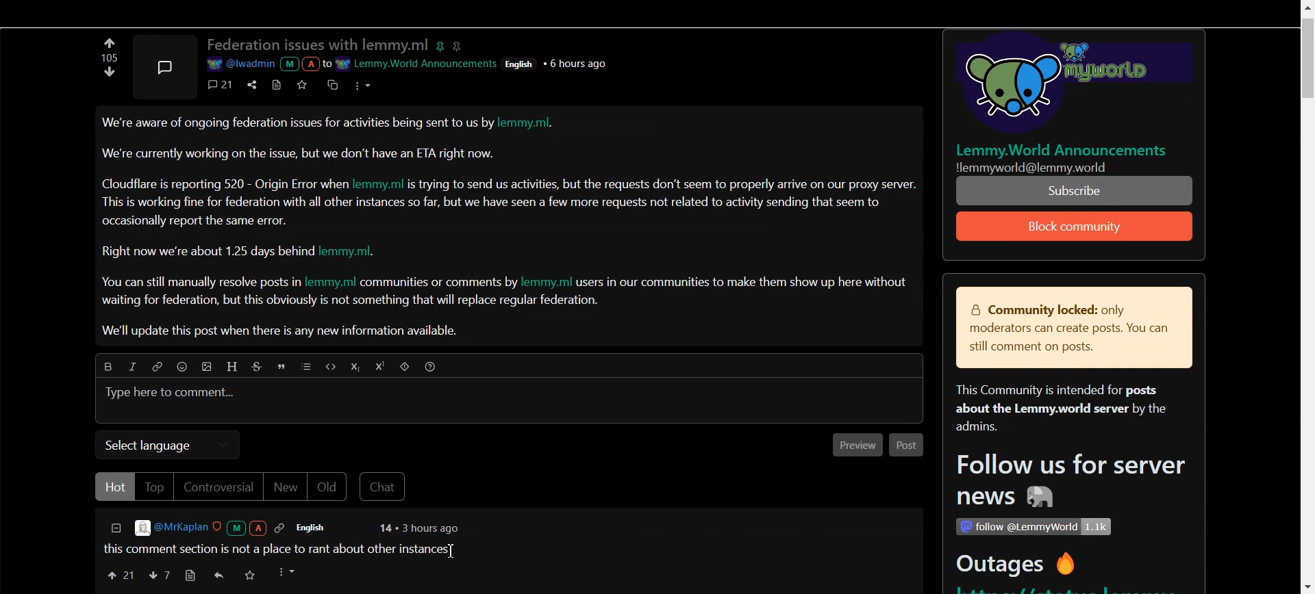  I want to click on s trying to send us activities, but the requests don’t seem to properly arrive on our proxy server., so click(664, 185).